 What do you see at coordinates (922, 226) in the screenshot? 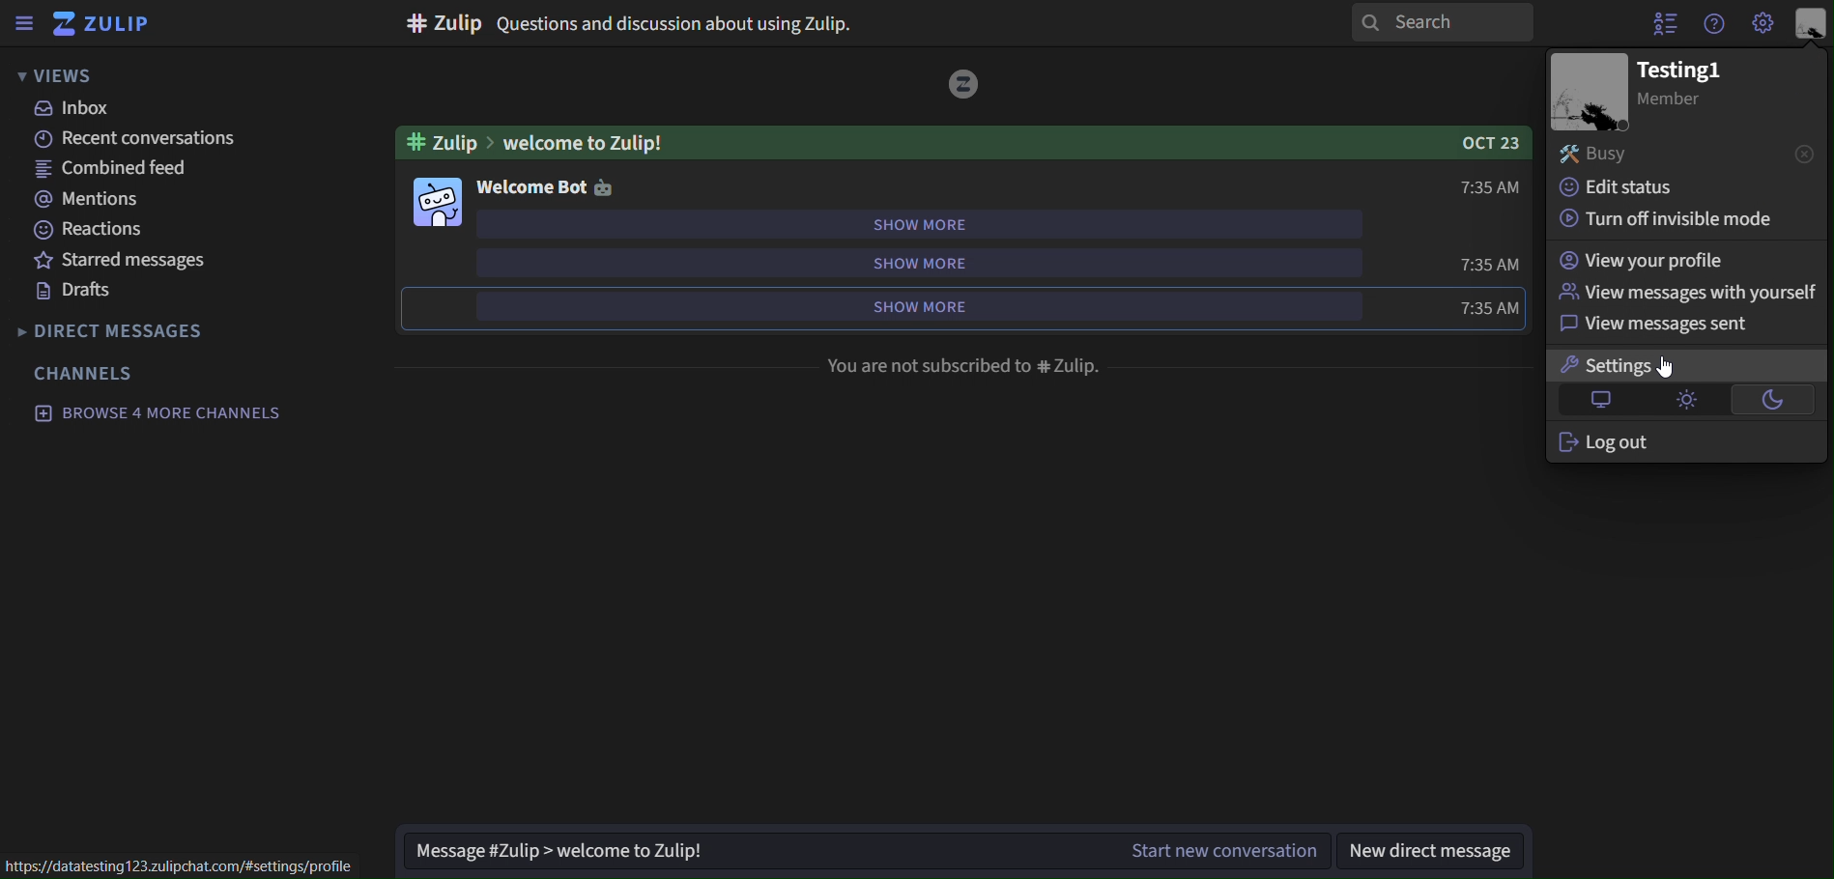
I see ` show more` at bounding box center [922, 226].